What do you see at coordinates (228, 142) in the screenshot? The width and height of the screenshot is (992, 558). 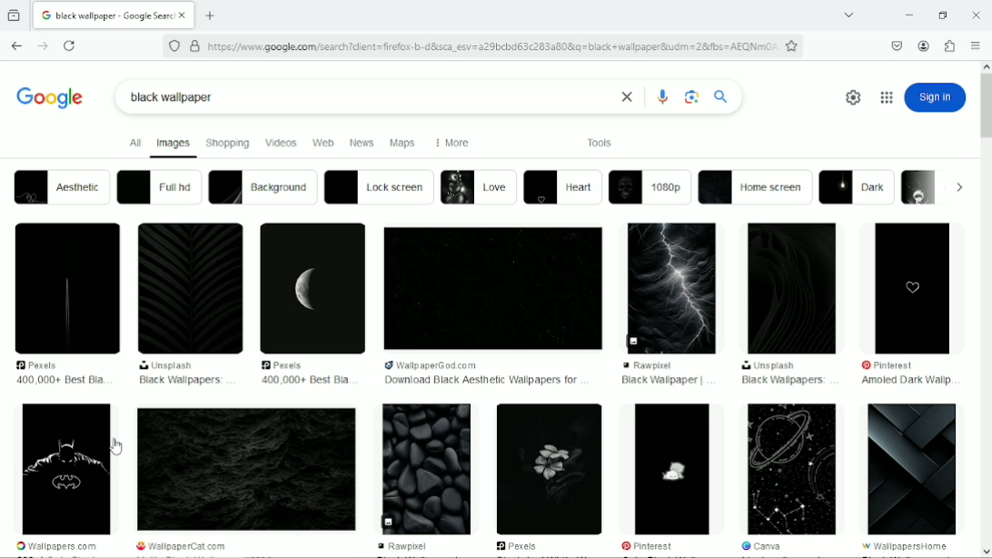 I see `shopping` at bounding box center [228, 142].